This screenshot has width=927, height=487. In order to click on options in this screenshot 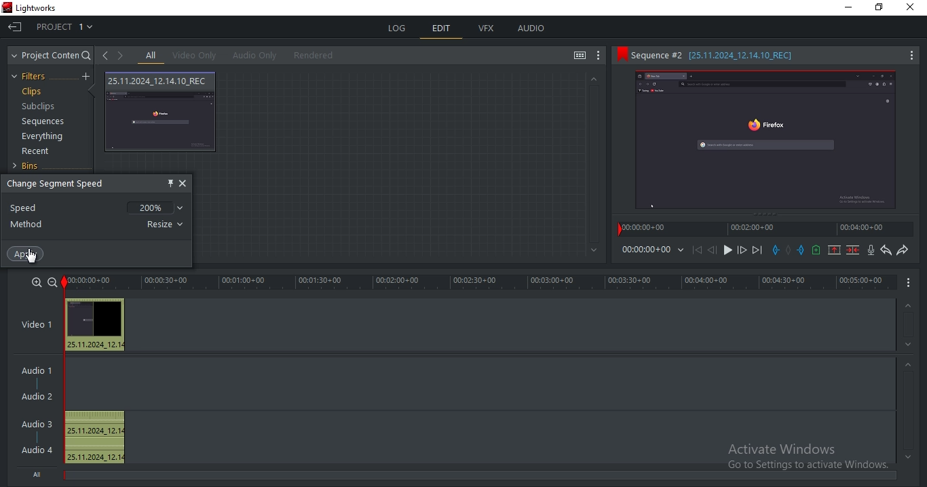, I will do `click(907, 284)`.